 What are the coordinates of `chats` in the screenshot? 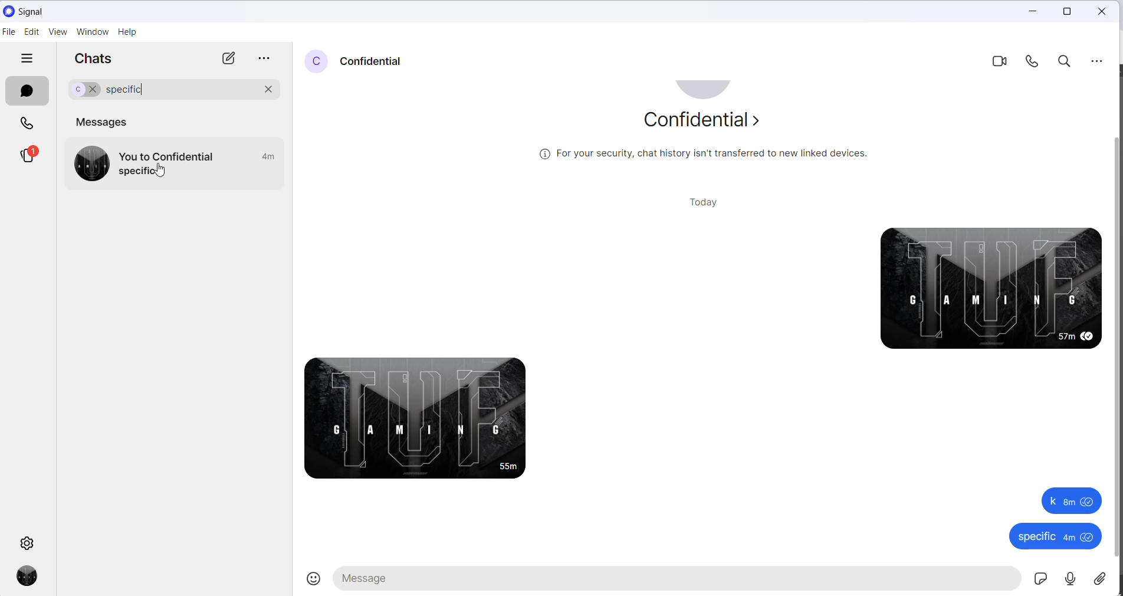 It's located at (27, 91).